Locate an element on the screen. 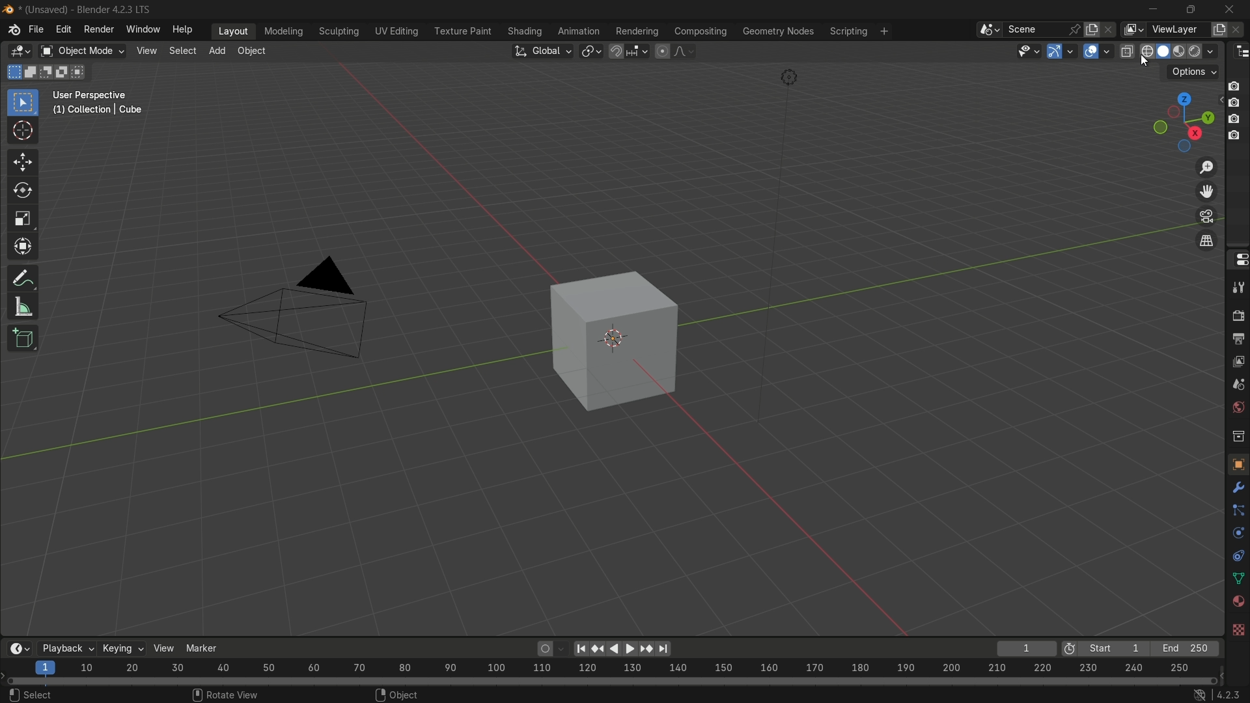  constraints is located at coordinates (1238, 554).